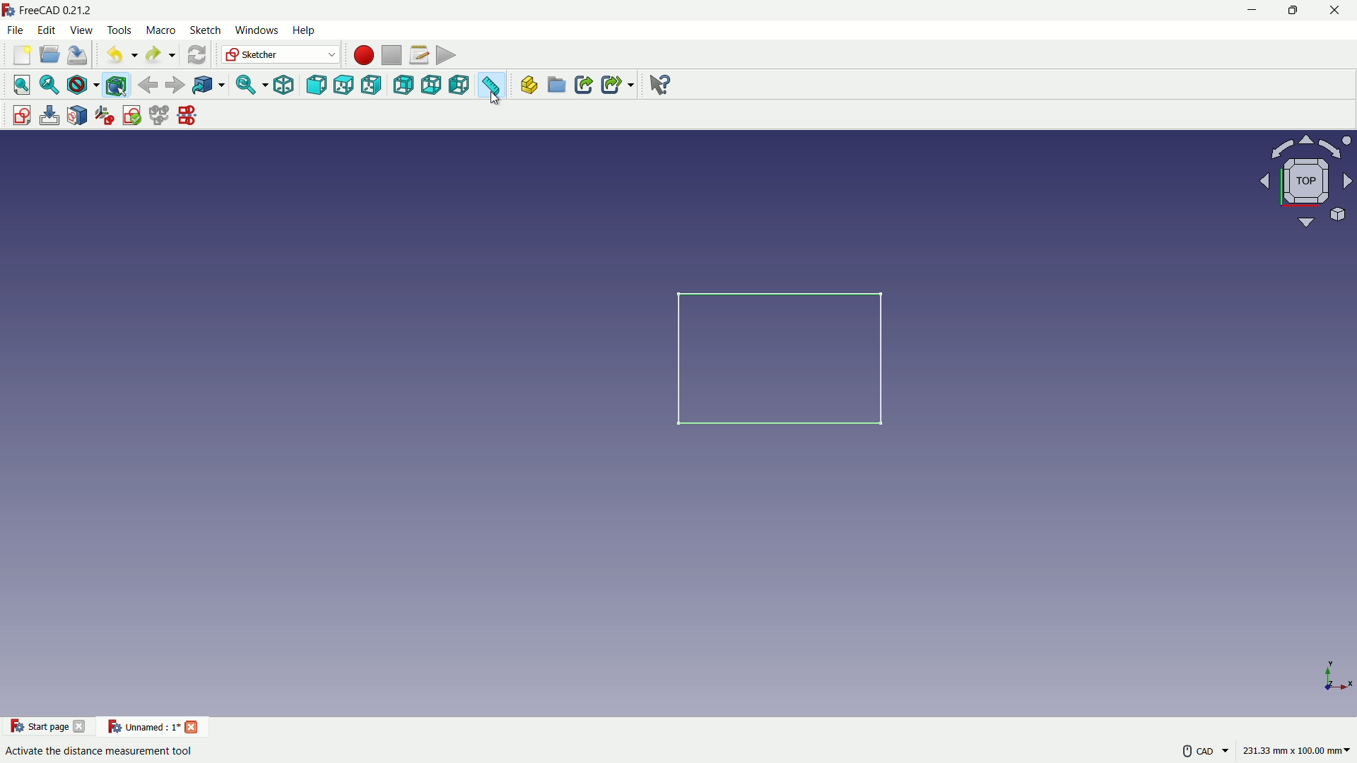  I want to click on tools menu, so click(118, 30).